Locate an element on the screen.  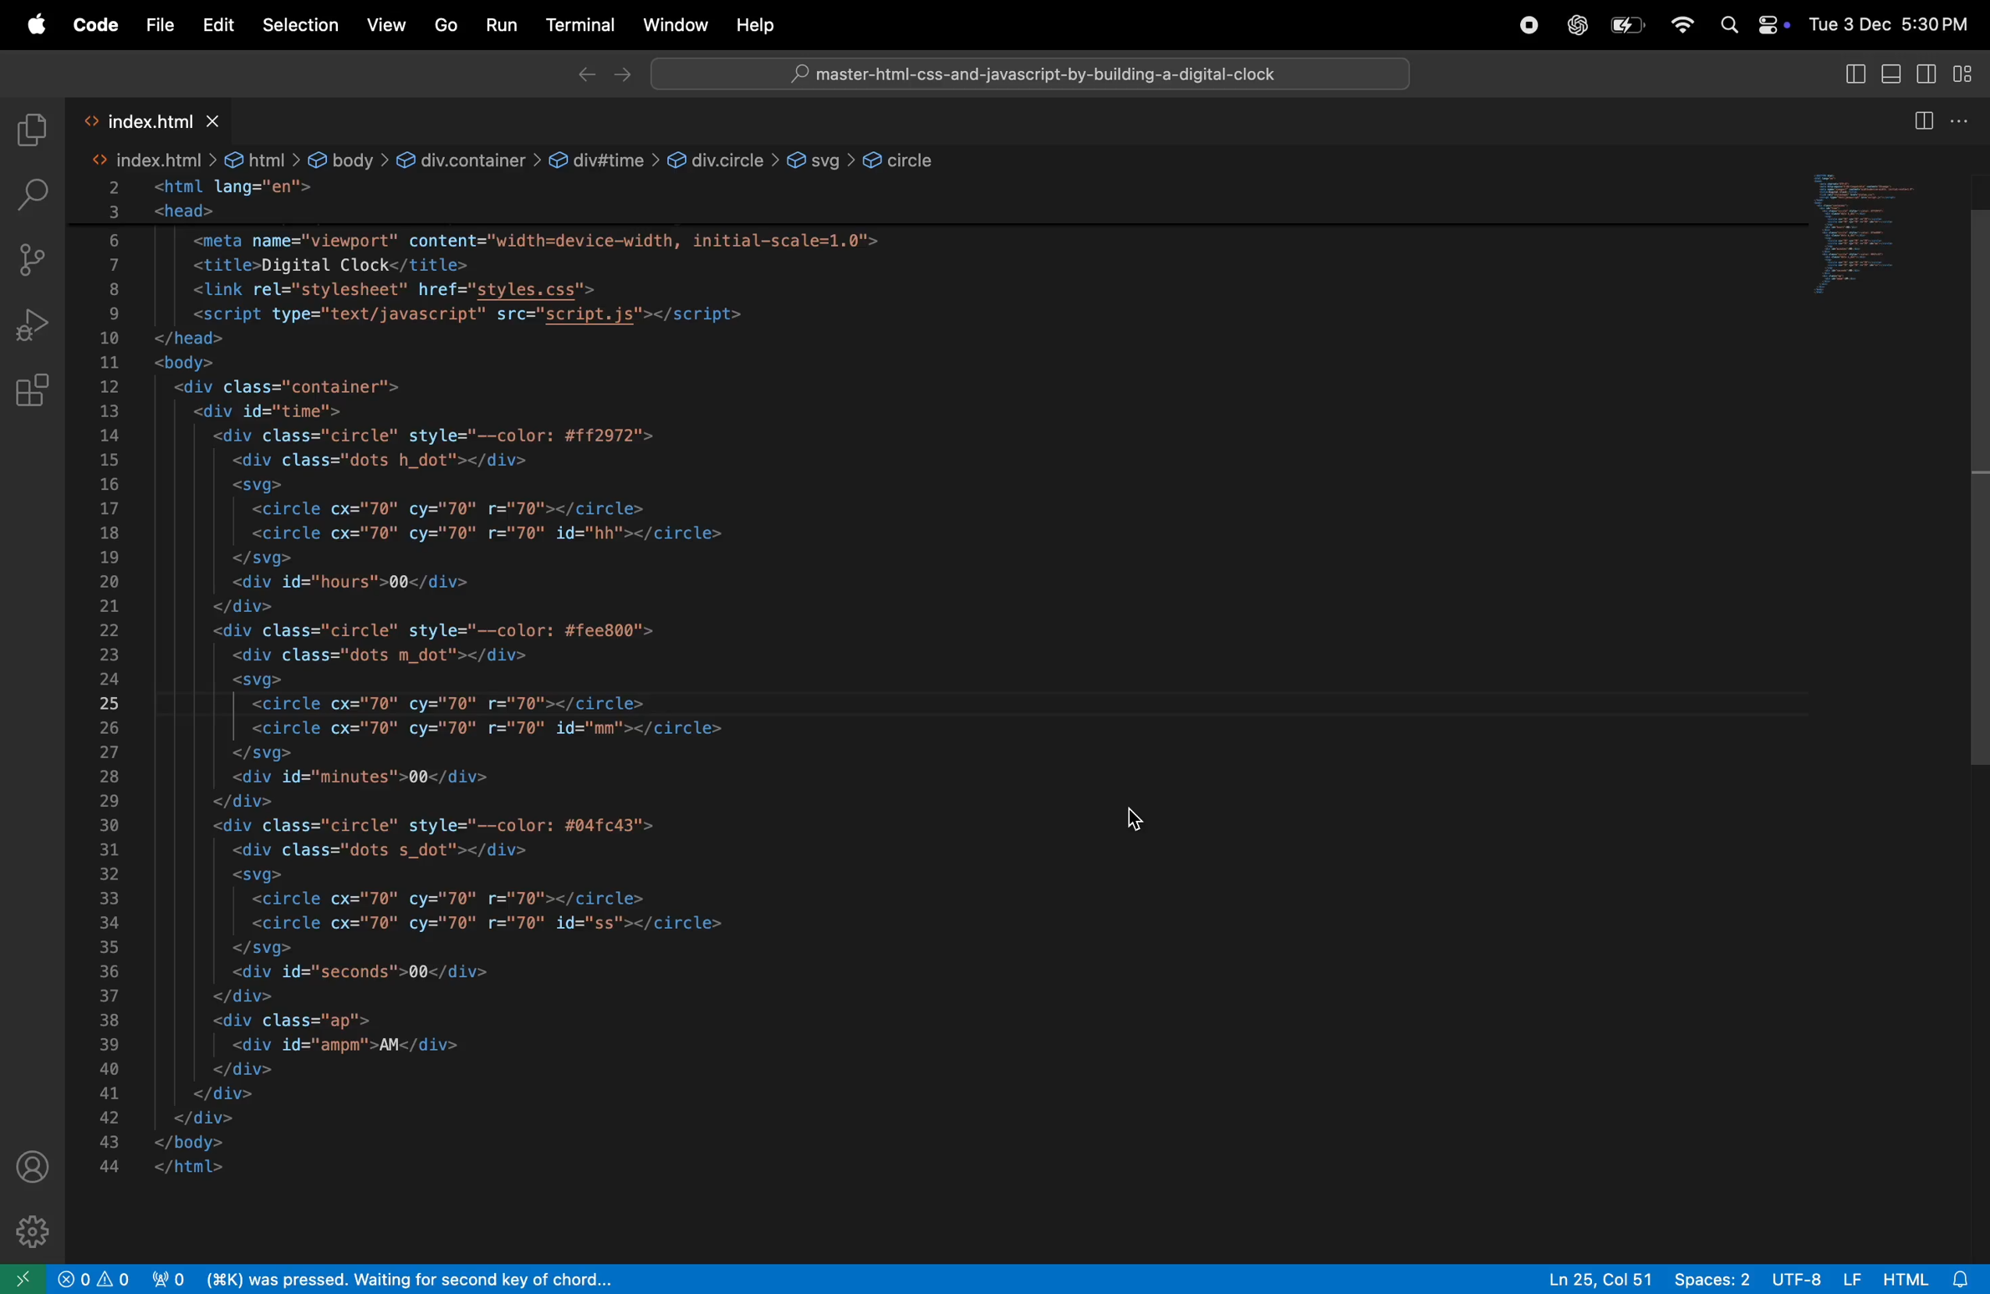
source control is located at coordinates (33, 257).